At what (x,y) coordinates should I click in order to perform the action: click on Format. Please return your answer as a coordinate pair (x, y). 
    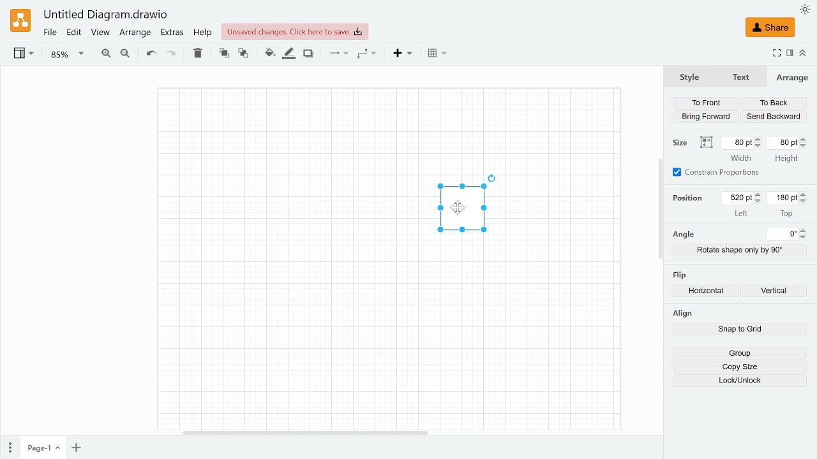
    Looking at the image, I should click on (790, 54).